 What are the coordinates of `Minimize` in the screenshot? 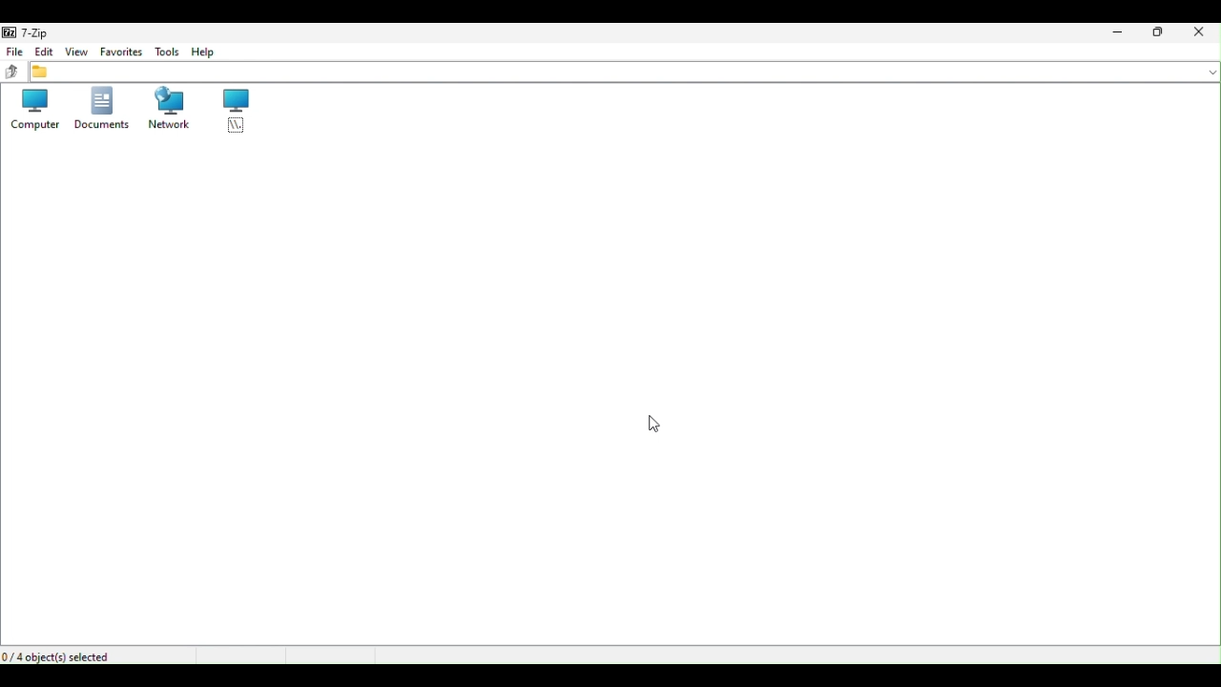 It's located at (1116, 35).